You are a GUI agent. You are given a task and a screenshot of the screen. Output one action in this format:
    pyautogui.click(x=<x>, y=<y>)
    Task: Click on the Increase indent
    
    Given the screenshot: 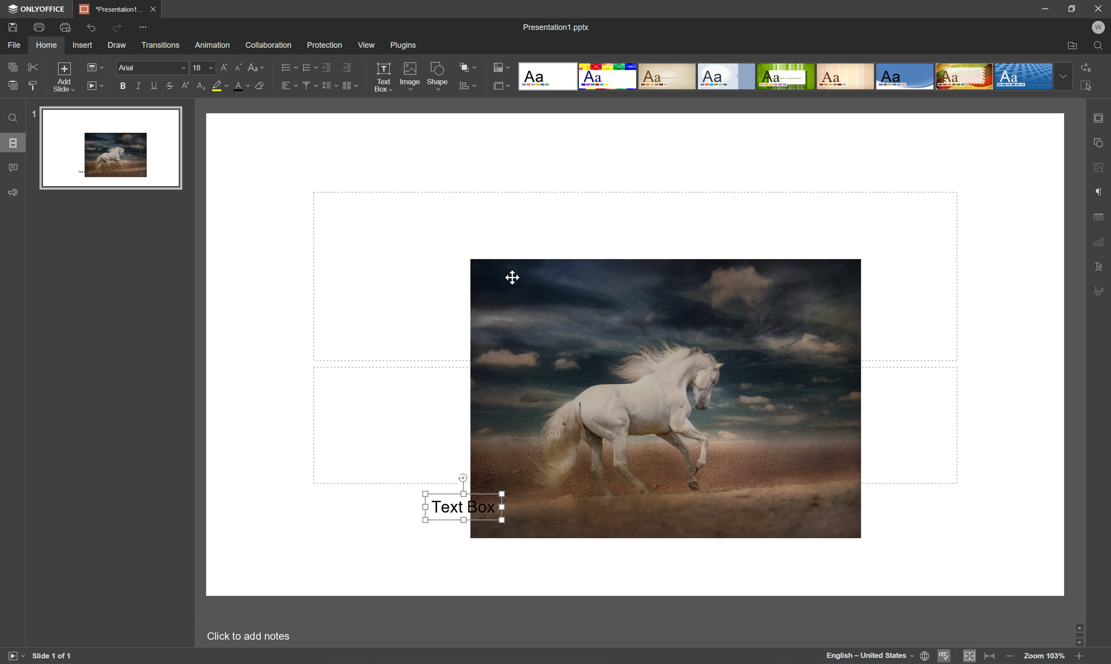 What is the action you would take?
    pyautogui.click(x=348, y=65)
    